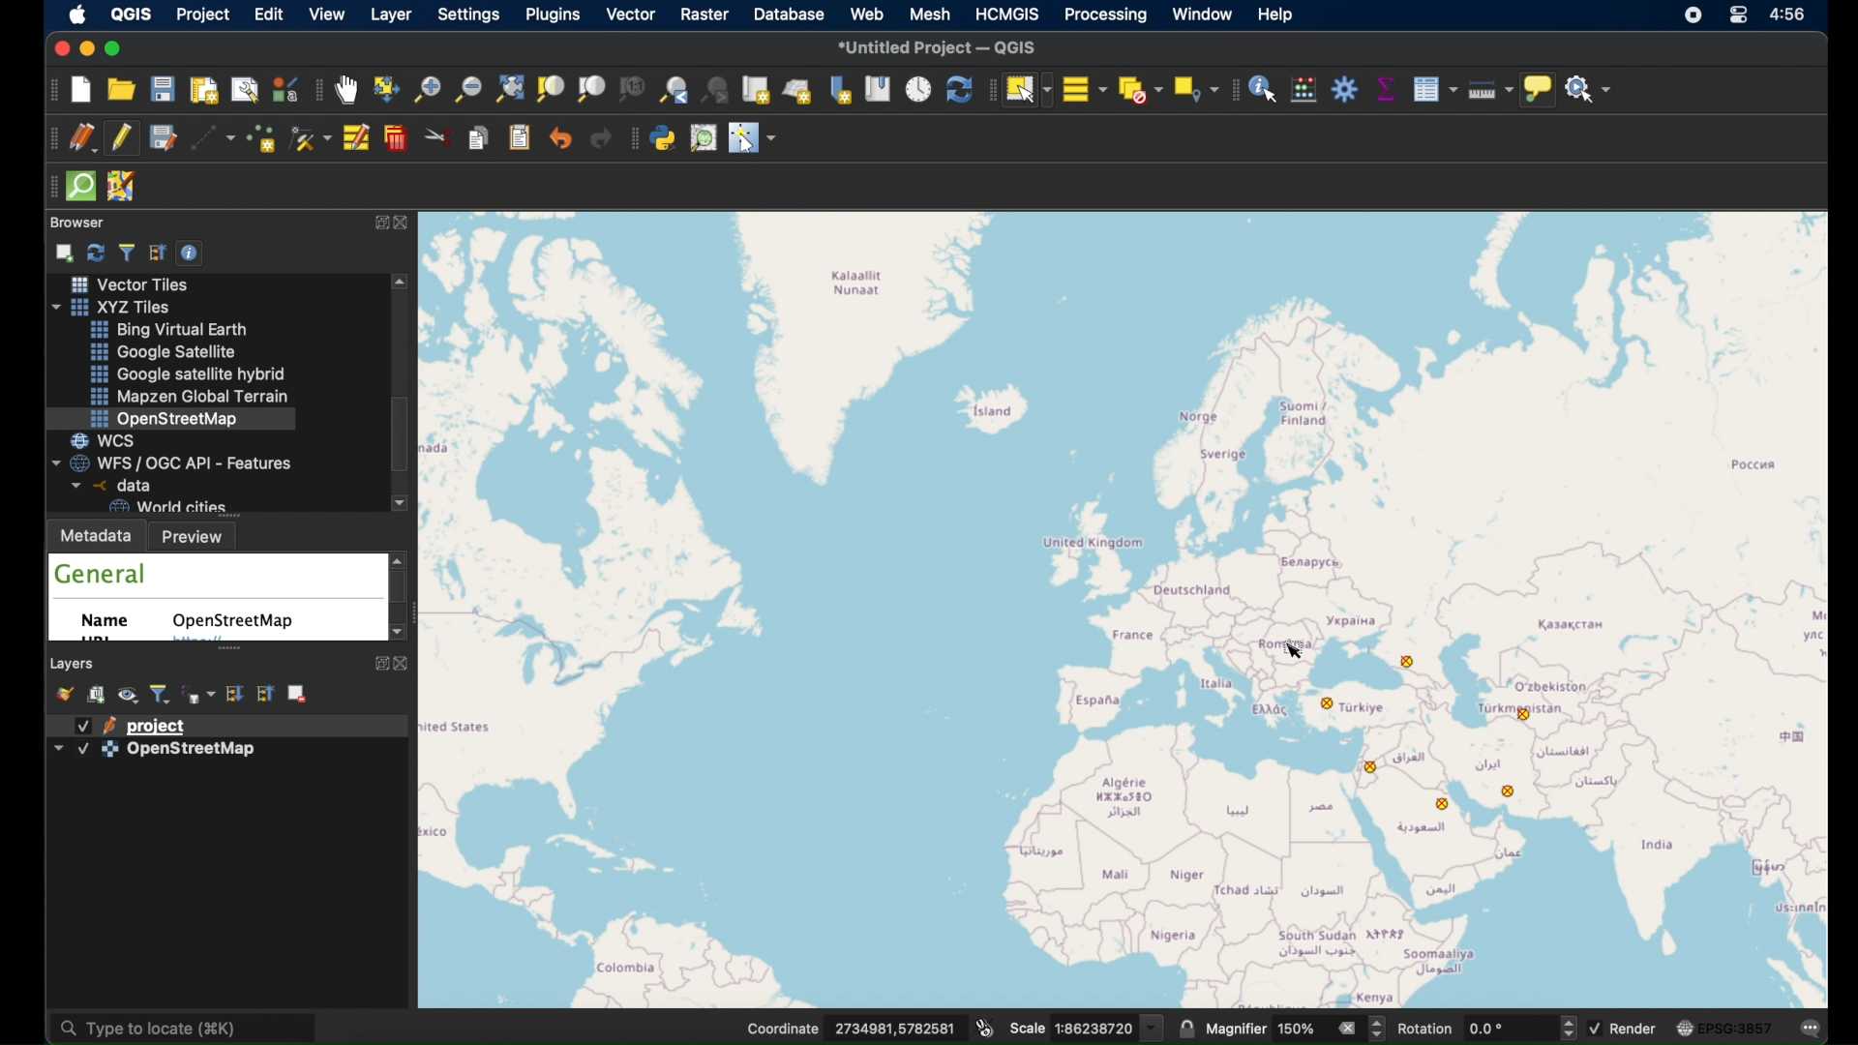  Describe the element at coordinates (165, 418) in the screenshot. I see `openstreetmap` at that location.